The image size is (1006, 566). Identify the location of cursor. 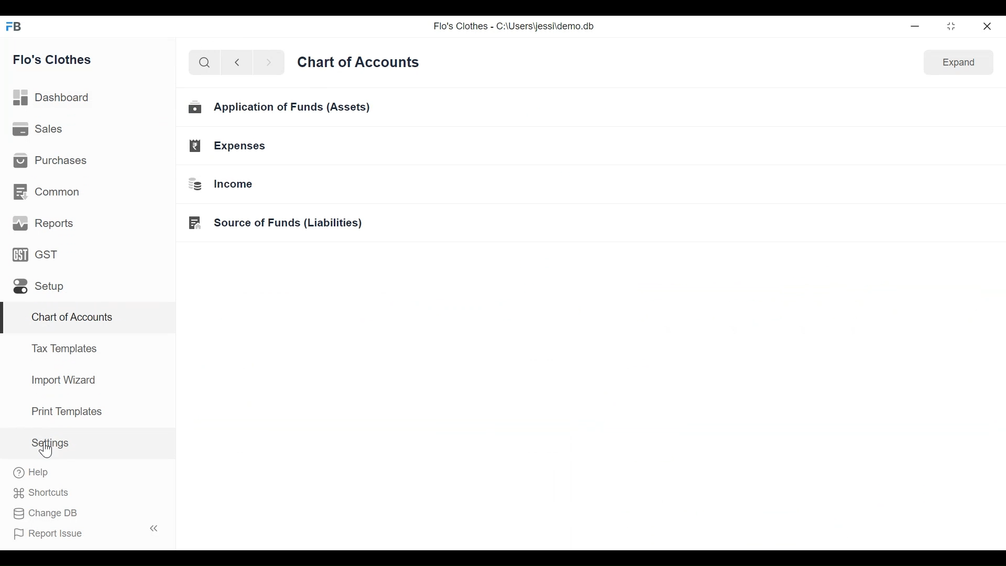
(45, 450).